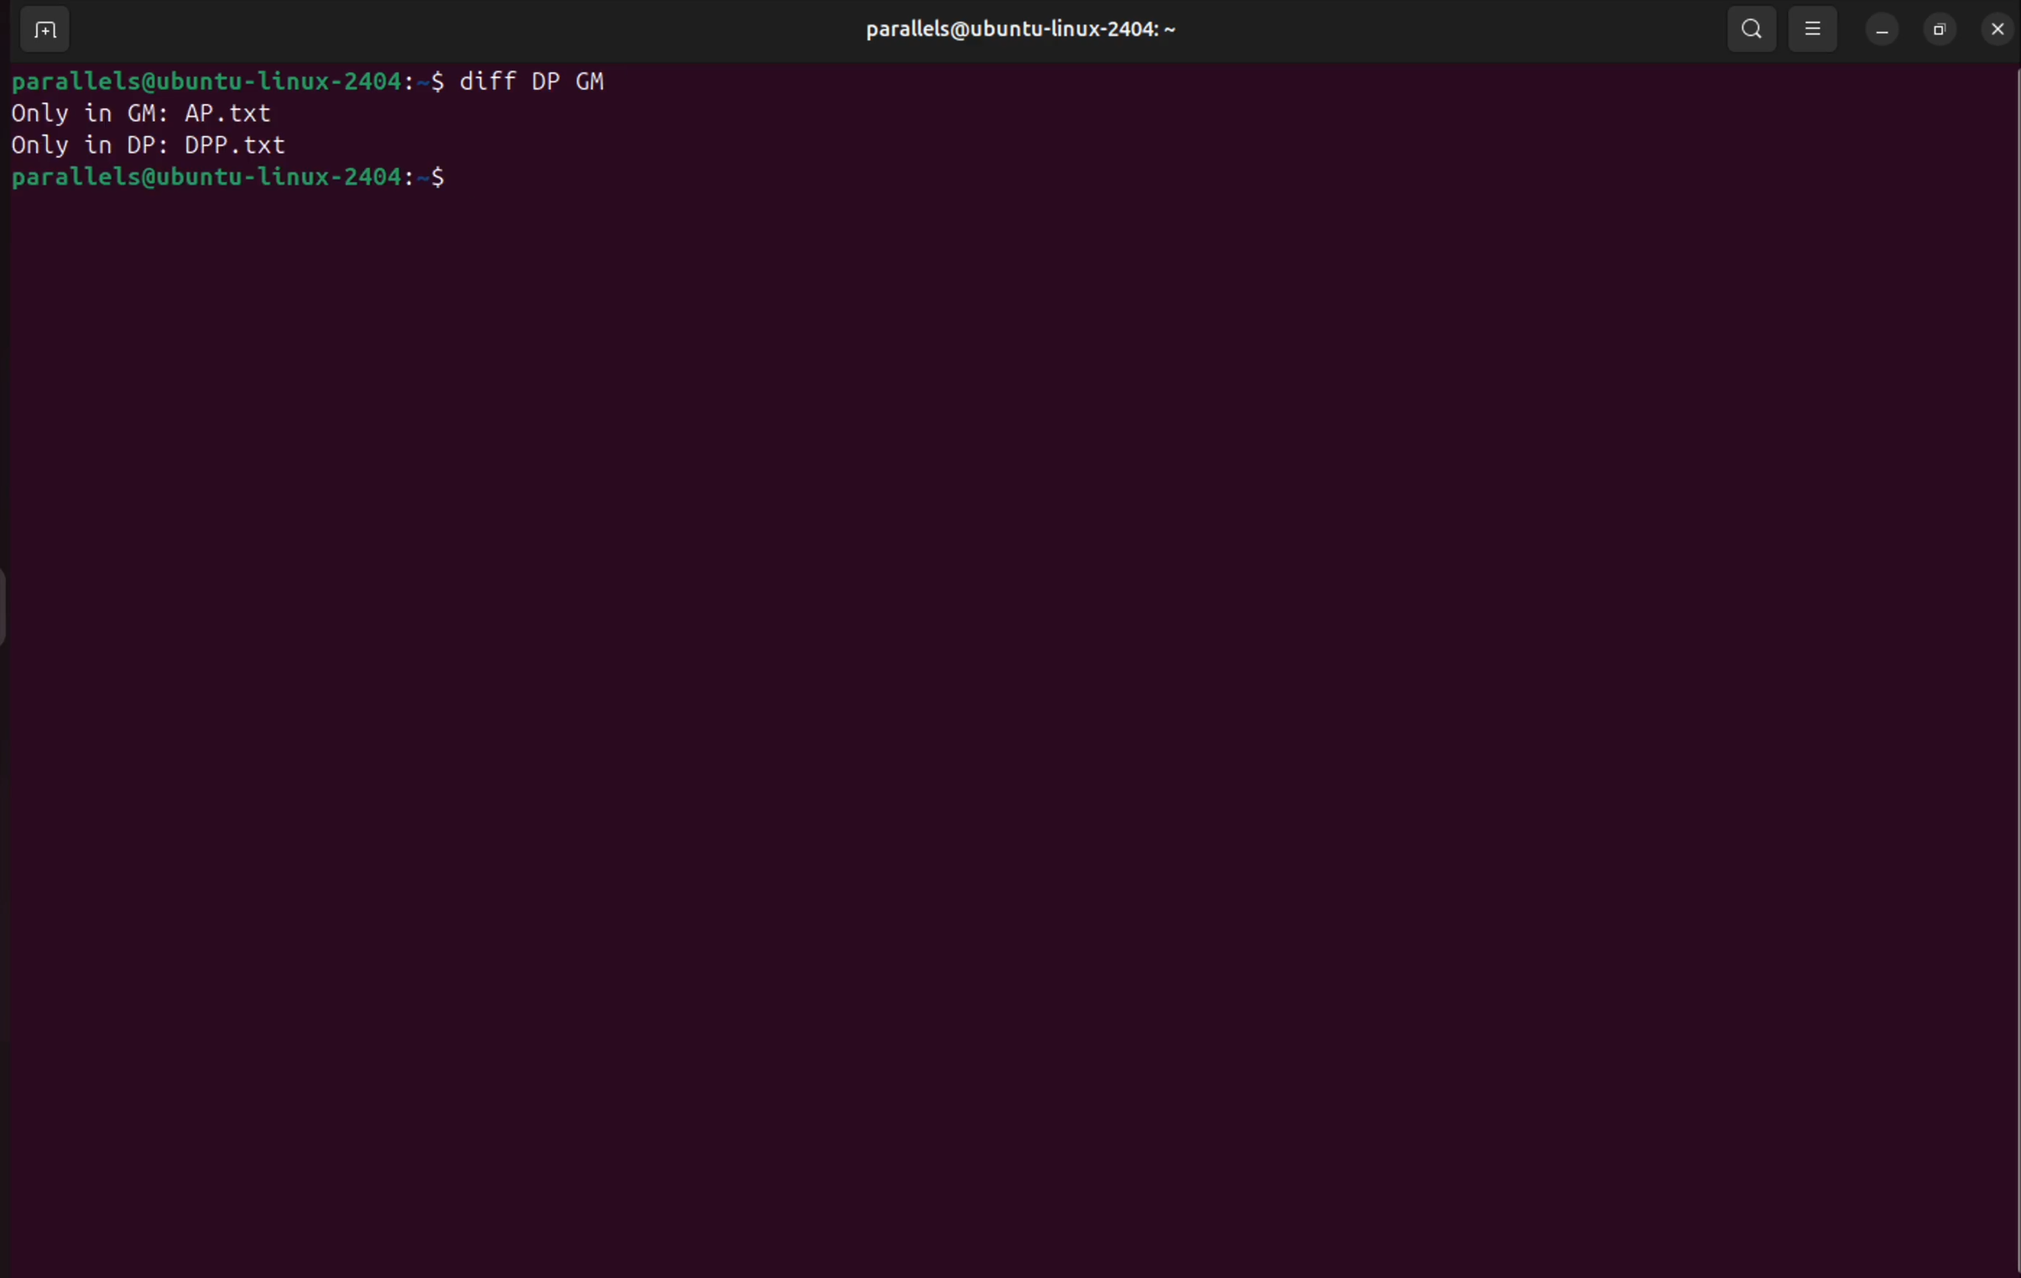 The height and width of the screenshot is (1278, 2021). What do you see at coordinates (259, 112) in the screenshot?
I see `Ap.txt` at bounding box center [259, 112].